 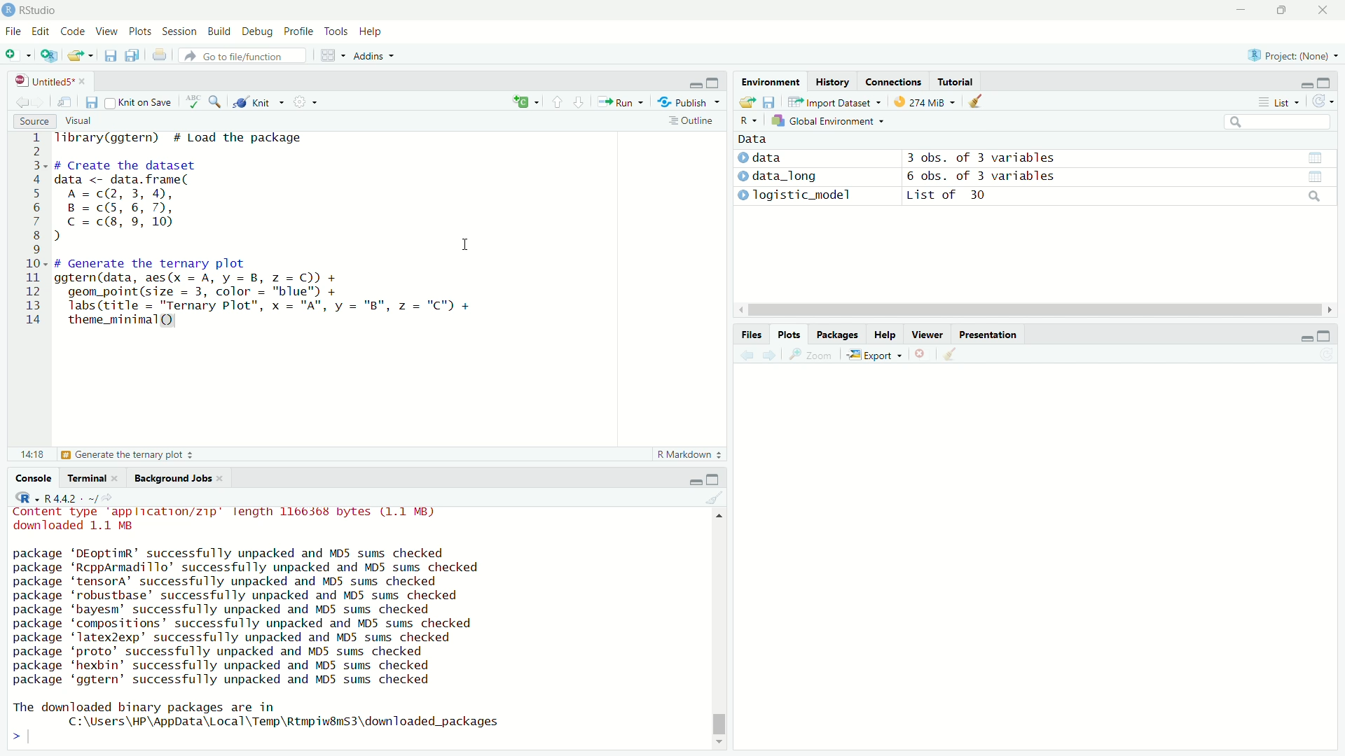 I want to click on view, so click(x=1313, y=157).